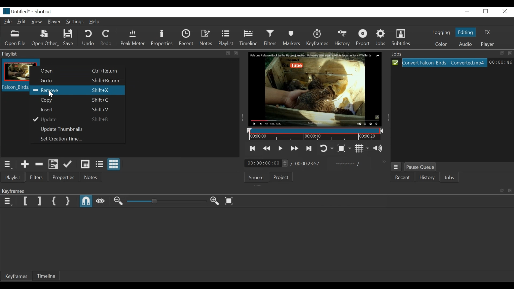 This screenshot has height=289, width=514. What do you see at coordinates (100, 201) in the screenshot?
I see `Scrub while dragging` at bounding box center [100, 201].